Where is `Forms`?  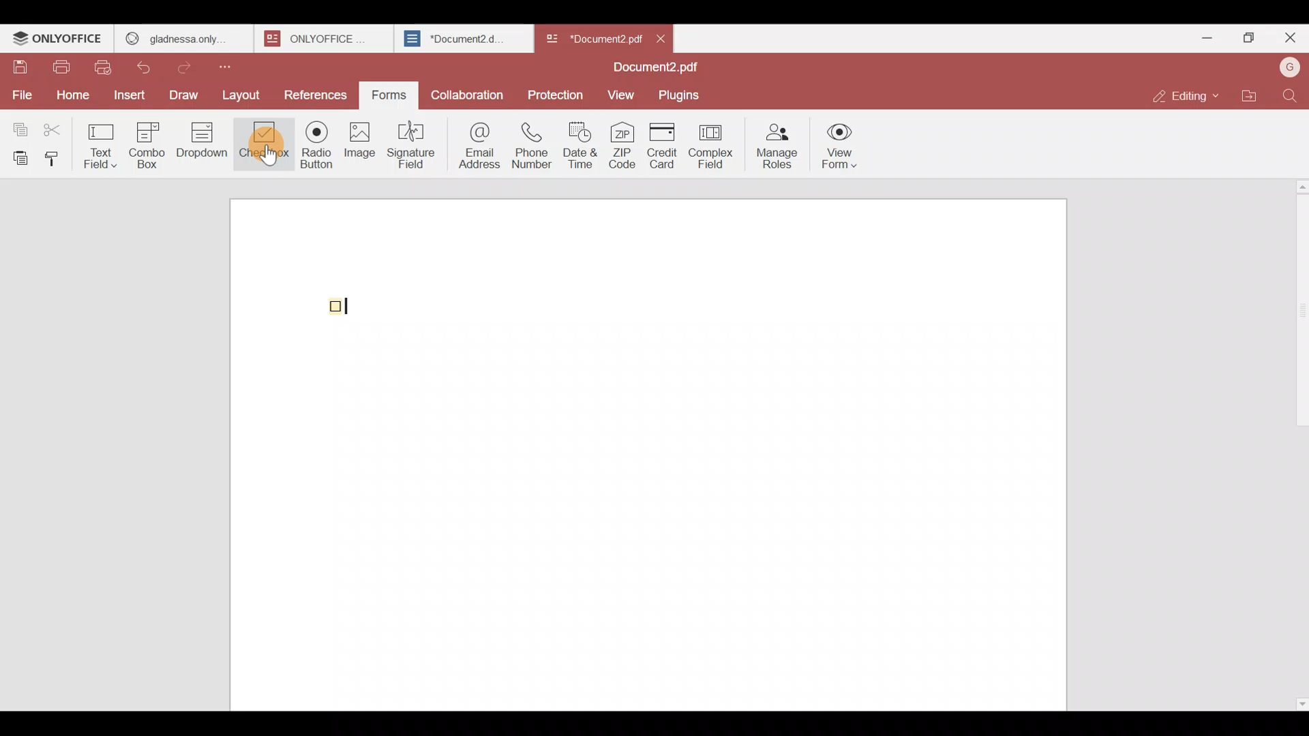 Forms is located at coordinates (390, 93).